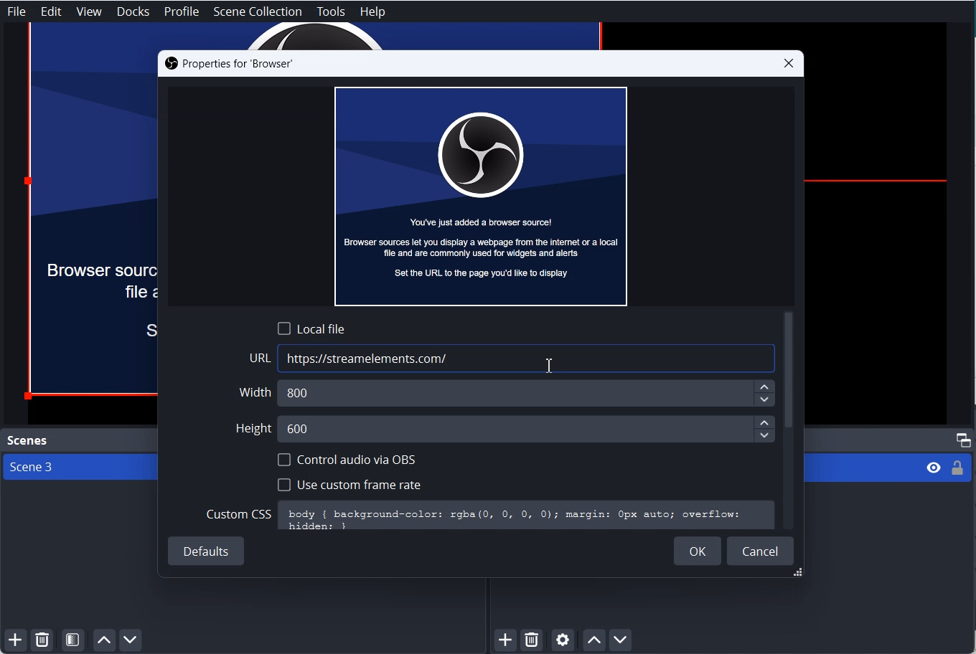 The image size is (976, 654). What do you see at coordinates (505, 427) in the screenshot?
I see `Enter Height` at bounding box center [505, 427].